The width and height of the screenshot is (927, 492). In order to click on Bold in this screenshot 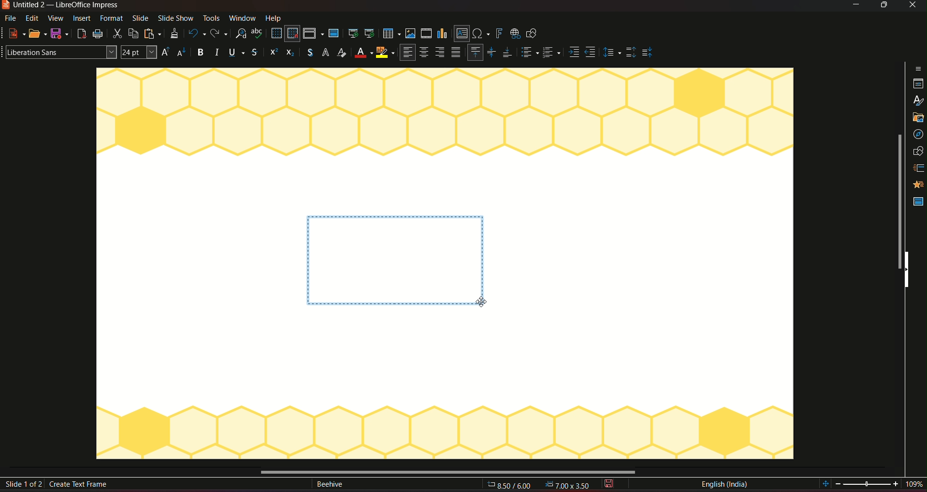, I will do `click(201, 53)`.